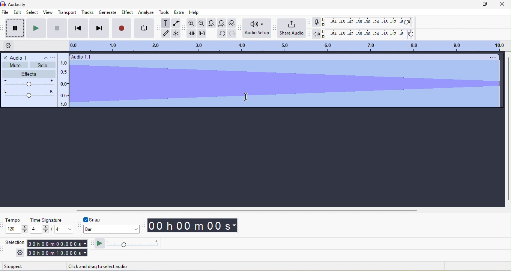 The width and height of the screenshot is (511, 271). Describe the element at coordinates (112, 230) in the screenshot. I see `bar` at that location.